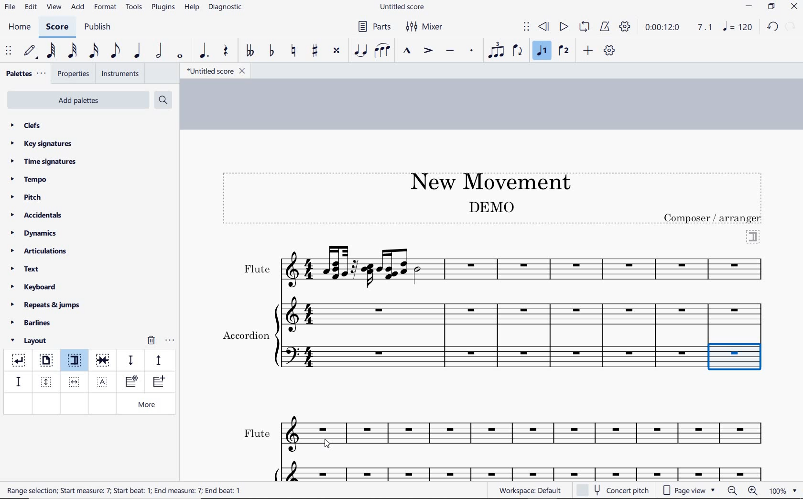  What do you see at coordinates (408, 52) in the screenshot?
I see `marcato` at bounding box center [408, 52].